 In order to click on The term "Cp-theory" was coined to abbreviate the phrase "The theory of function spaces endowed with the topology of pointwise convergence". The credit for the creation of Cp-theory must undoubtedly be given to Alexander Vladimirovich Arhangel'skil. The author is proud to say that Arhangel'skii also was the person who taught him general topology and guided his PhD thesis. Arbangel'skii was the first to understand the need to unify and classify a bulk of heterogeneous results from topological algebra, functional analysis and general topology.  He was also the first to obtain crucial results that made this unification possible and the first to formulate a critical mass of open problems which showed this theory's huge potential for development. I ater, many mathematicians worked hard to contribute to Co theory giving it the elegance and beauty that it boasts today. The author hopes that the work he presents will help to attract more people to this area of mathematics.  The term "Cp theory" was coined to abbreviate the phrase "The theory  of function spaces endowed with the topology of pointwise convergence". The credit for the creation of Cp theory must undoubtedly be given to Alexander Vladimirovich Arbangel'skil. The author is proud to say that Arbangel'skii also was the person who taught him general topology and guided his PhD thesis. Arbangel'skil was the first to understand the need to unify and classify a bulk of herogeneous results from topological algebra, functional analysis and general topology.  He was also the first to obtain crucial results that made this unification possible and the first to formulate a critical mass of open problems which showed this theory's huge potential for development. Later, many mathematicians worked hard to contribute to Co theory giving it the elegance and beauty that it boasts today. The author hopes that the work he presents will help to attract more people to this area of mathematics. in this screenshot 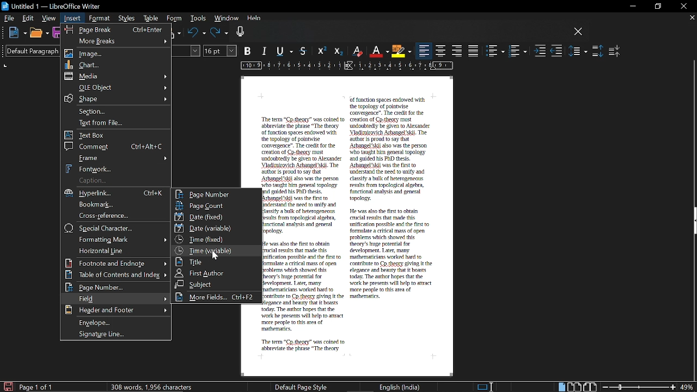, I will do `click(350, 224)`.